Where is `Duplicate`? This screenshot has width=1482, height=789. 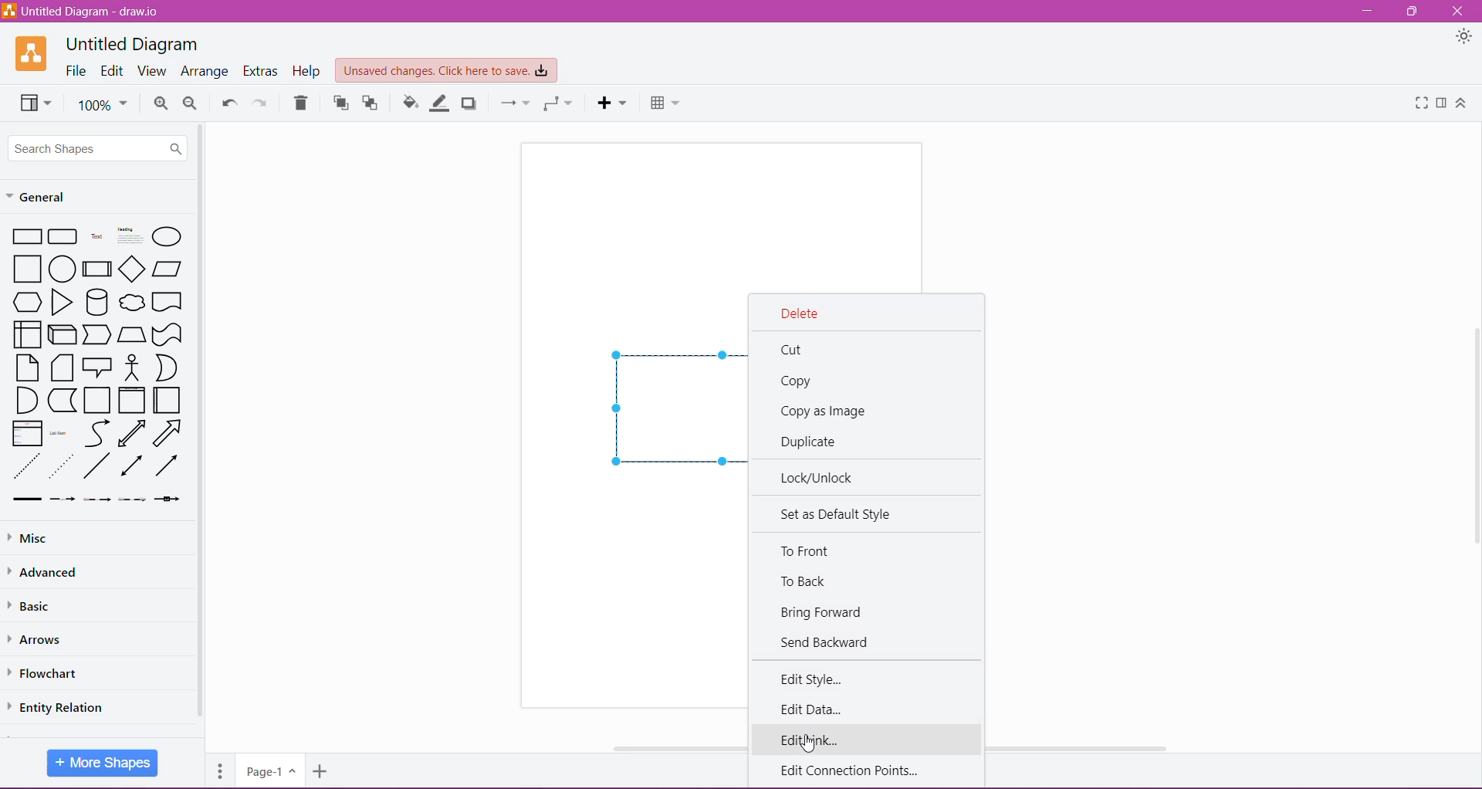 Duplicate is located at coordinates (814, 442).